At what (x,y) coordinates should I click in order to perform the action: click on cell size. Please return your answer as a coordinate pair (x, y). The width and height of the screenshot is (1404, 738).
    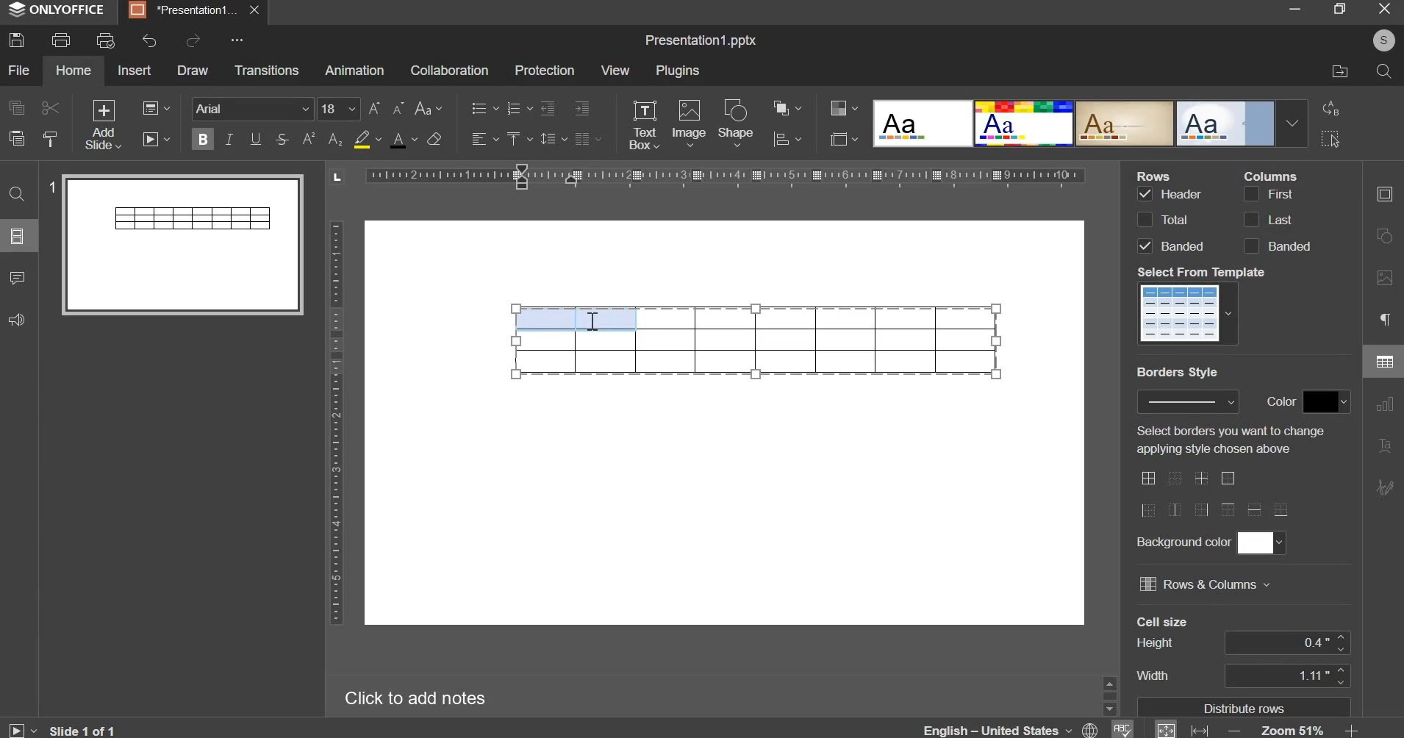
    Looking at the image, I should click on (1287, 642).